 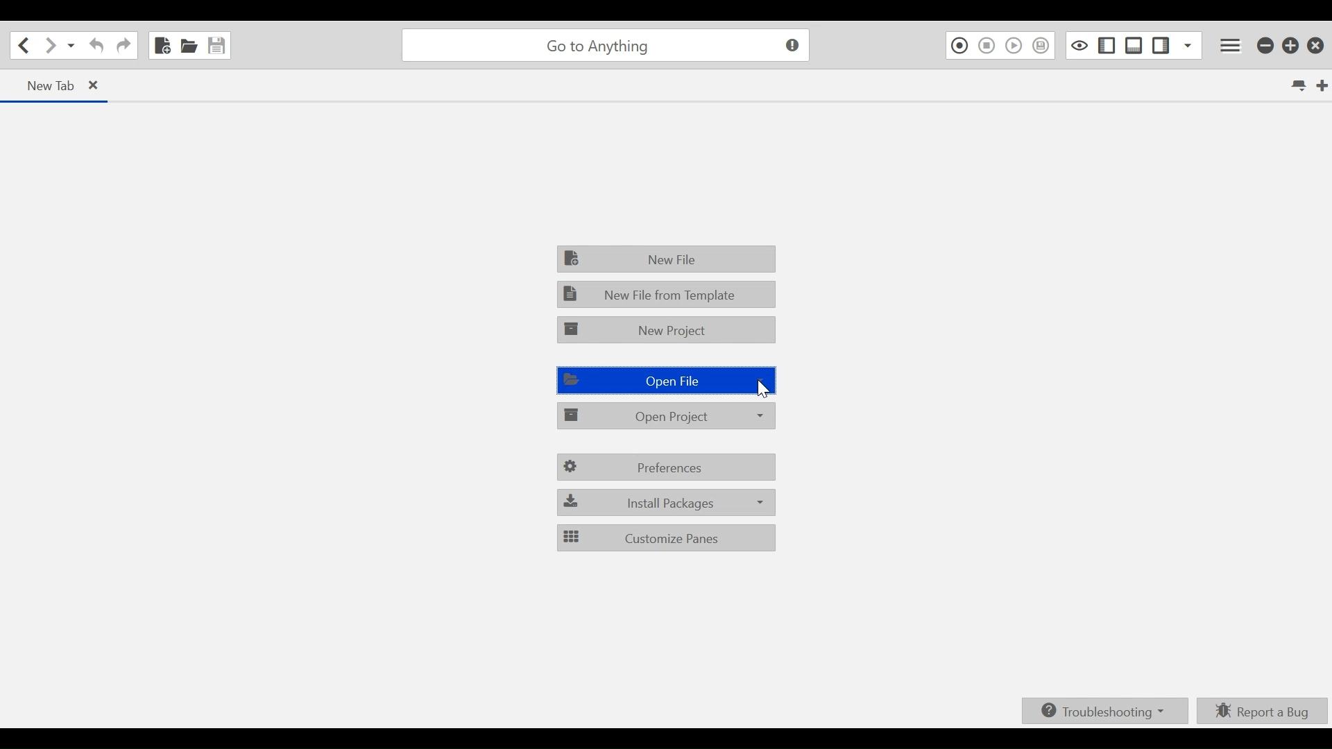 I want to click on Open File, so click(x=668, y=380).